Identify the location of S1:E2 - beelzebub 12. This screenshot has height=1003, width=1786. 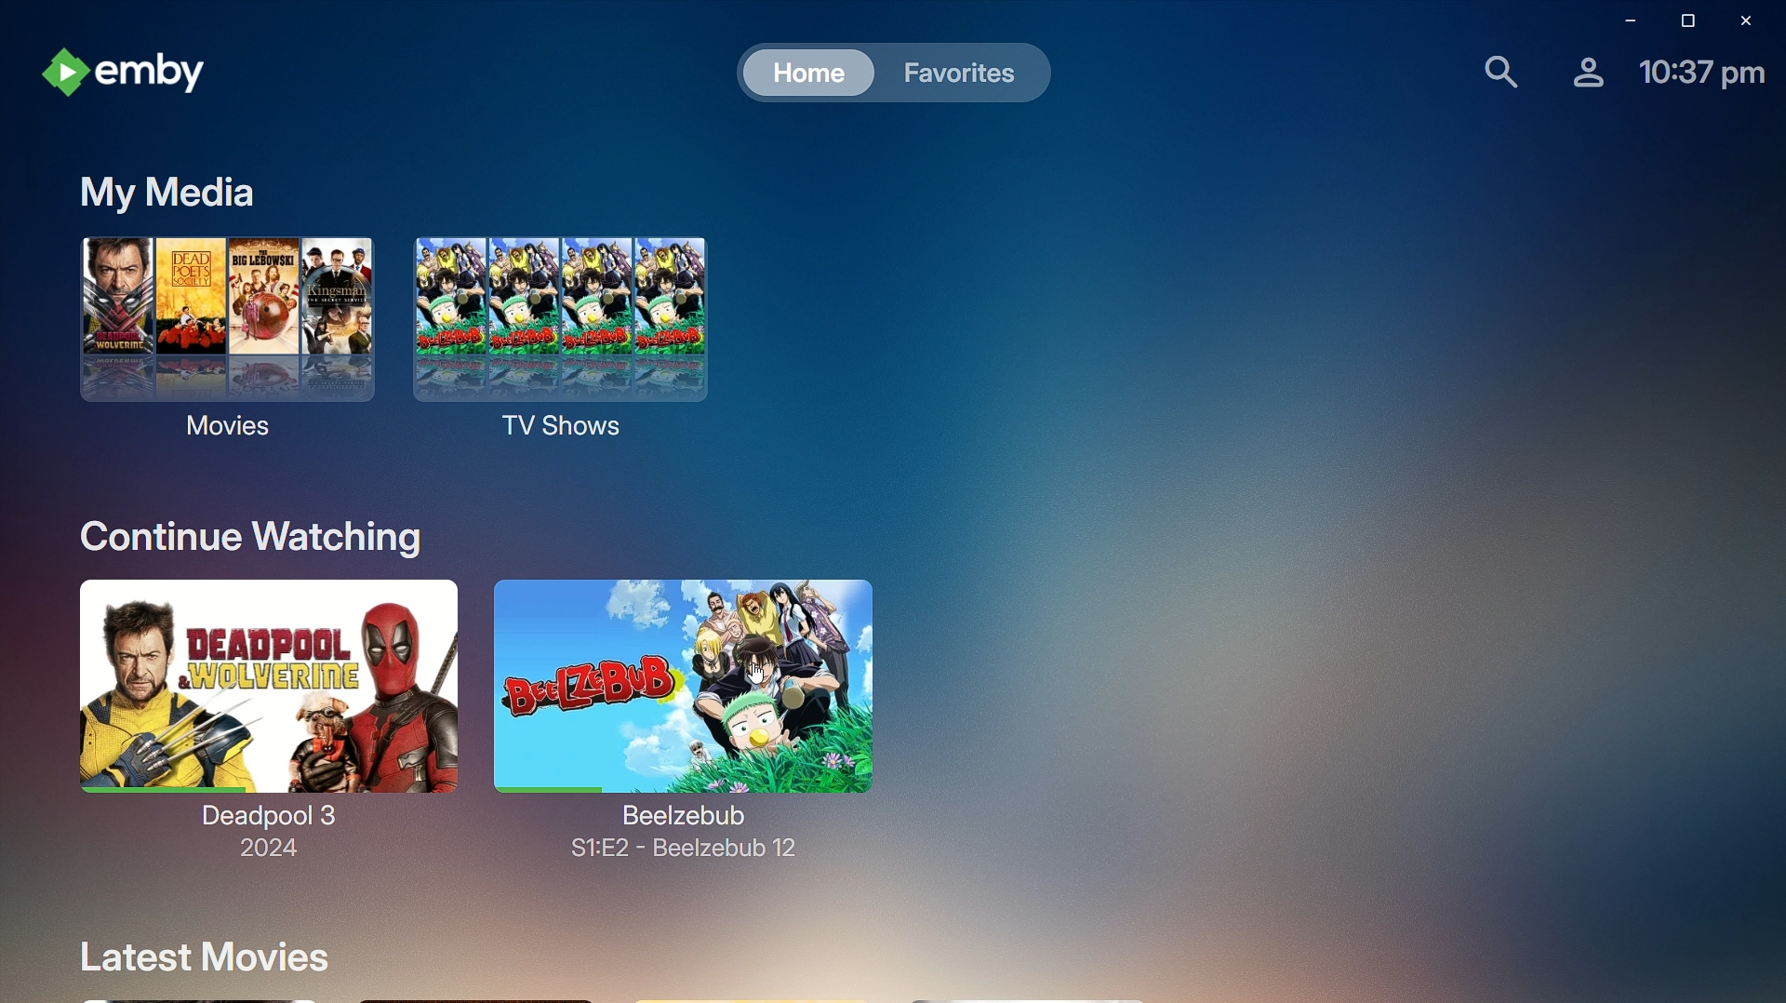
(688, 856).